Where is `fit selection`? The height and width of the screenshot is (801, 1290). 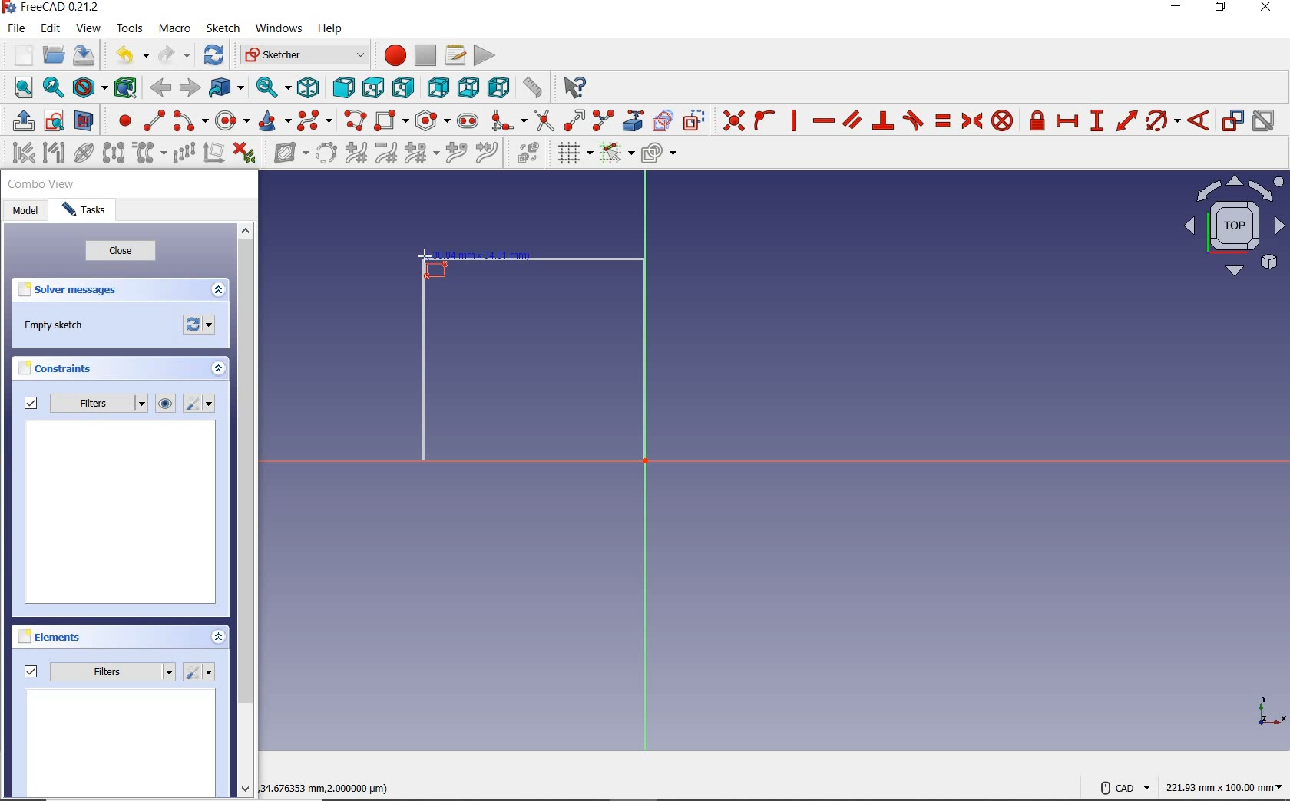 fit selection is located at coordinates (52, 88).